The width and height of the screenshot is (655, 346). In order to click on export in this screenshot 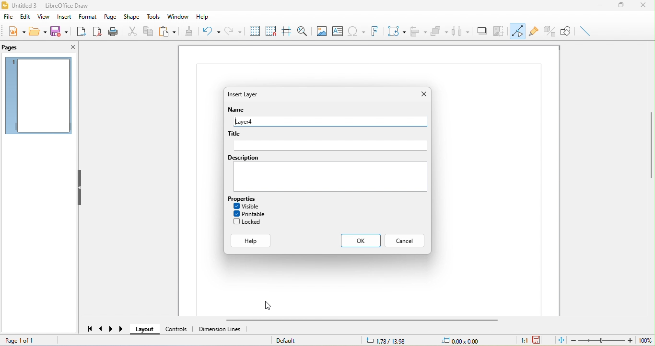, I will do `click(82, 32)`.